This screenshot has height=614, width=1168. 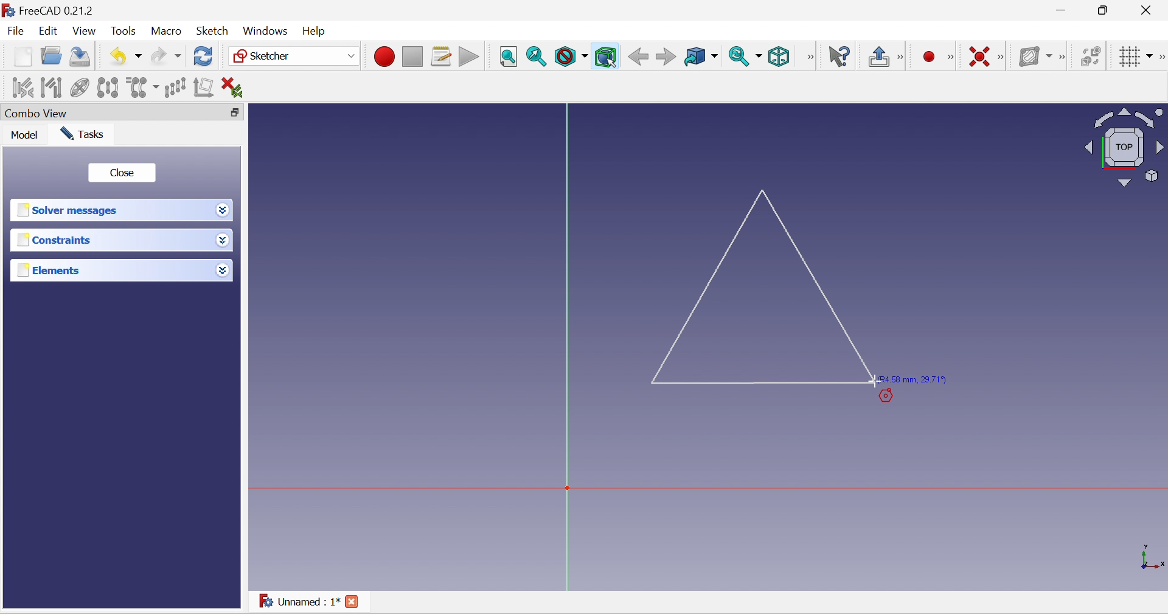 What do you see at coordinates (110, 240) in the screenshot?
I see `Constraints` at bounding box center [110, 240].